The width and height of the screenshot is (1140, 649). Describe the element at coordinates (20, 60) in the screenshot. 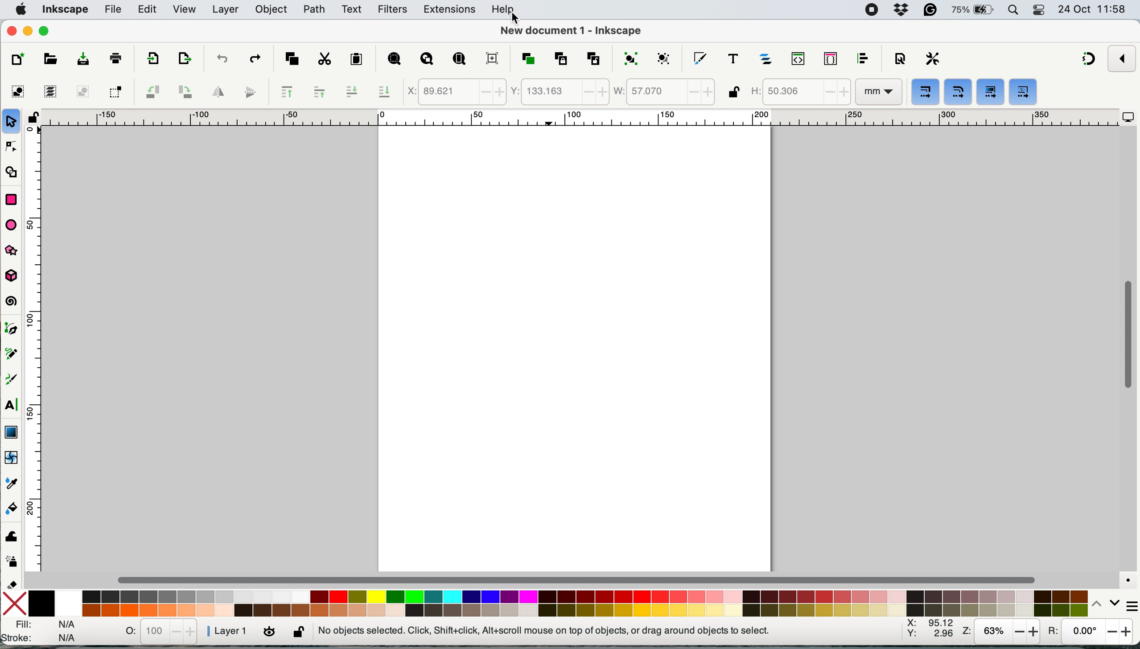

I see `new` at that location.